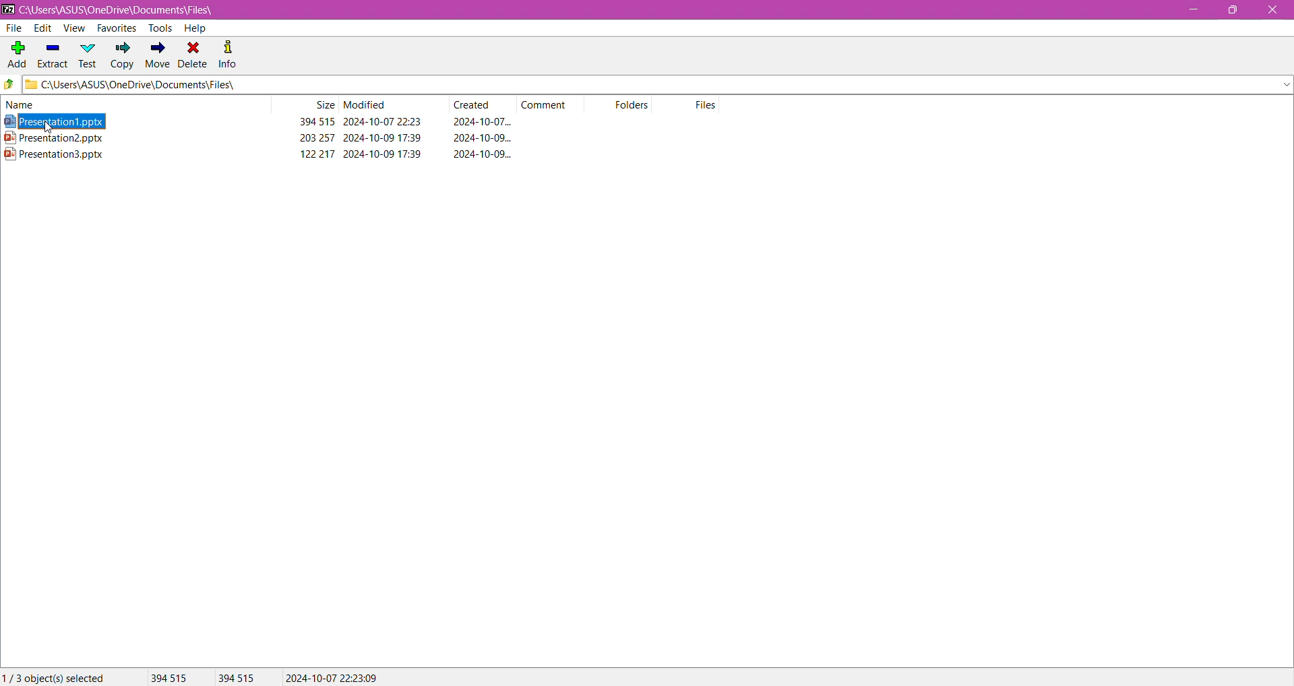 Image resolution: width=1294 pixels, height=686 pixels. I want to click on Application Logo, so click(8, 9).